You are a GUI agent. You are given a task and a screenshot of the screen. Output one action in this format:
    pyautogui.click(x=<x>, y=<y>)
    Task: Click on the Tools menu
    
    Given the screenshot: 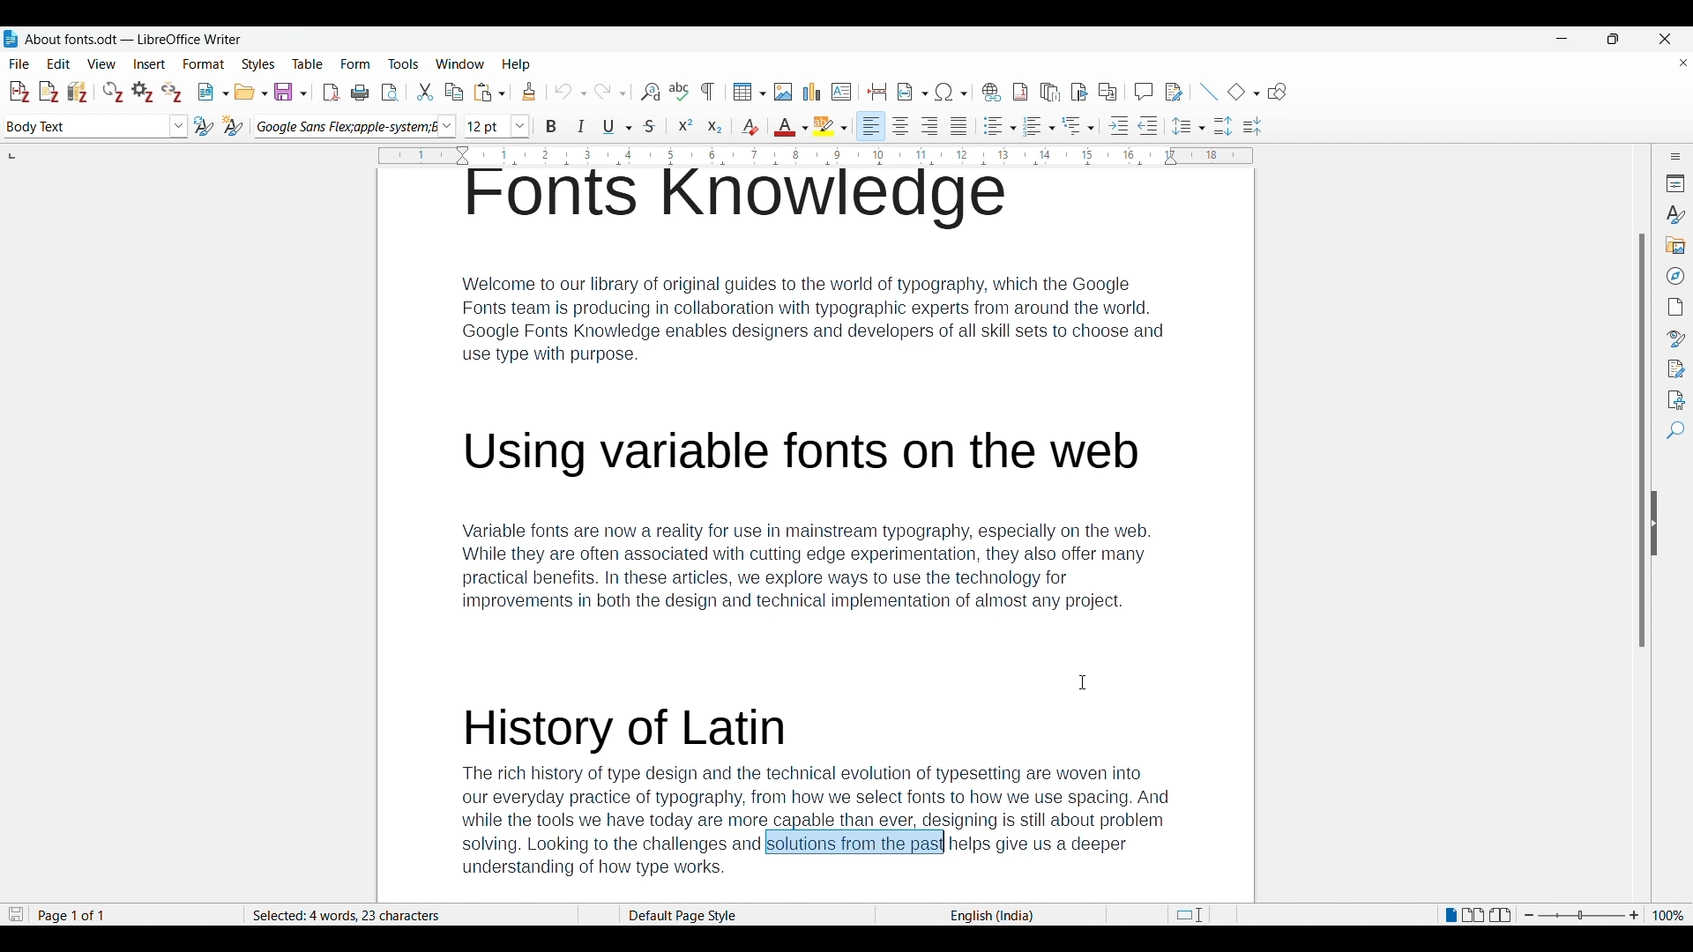 What is the action you would take?
    pyautogui.click(x=403, y=63)
    